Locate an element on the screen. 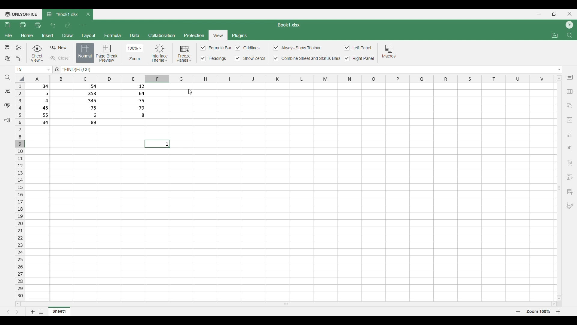  Freeze pane options is located at coordinates (184, 53).